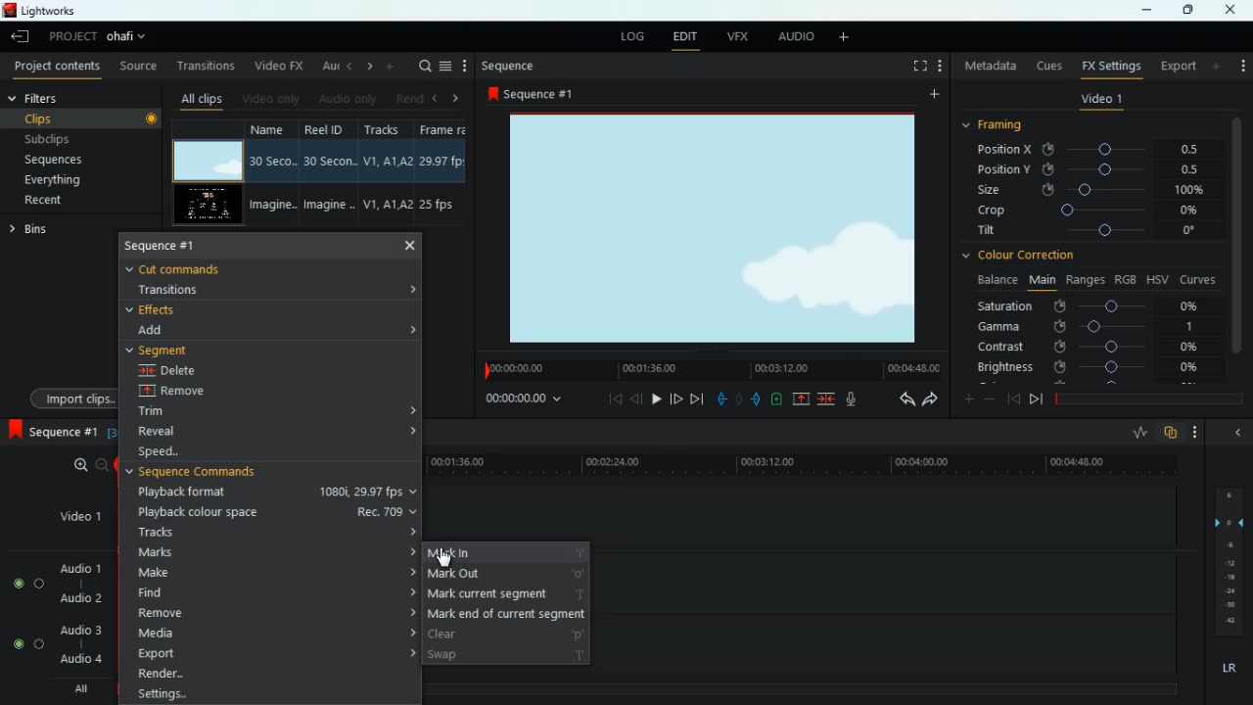 The image size is (1253, 705). What do you see at coordinates (1045, 67) in the screenshot?
I see `cues` at bounding box center [1045, 67].